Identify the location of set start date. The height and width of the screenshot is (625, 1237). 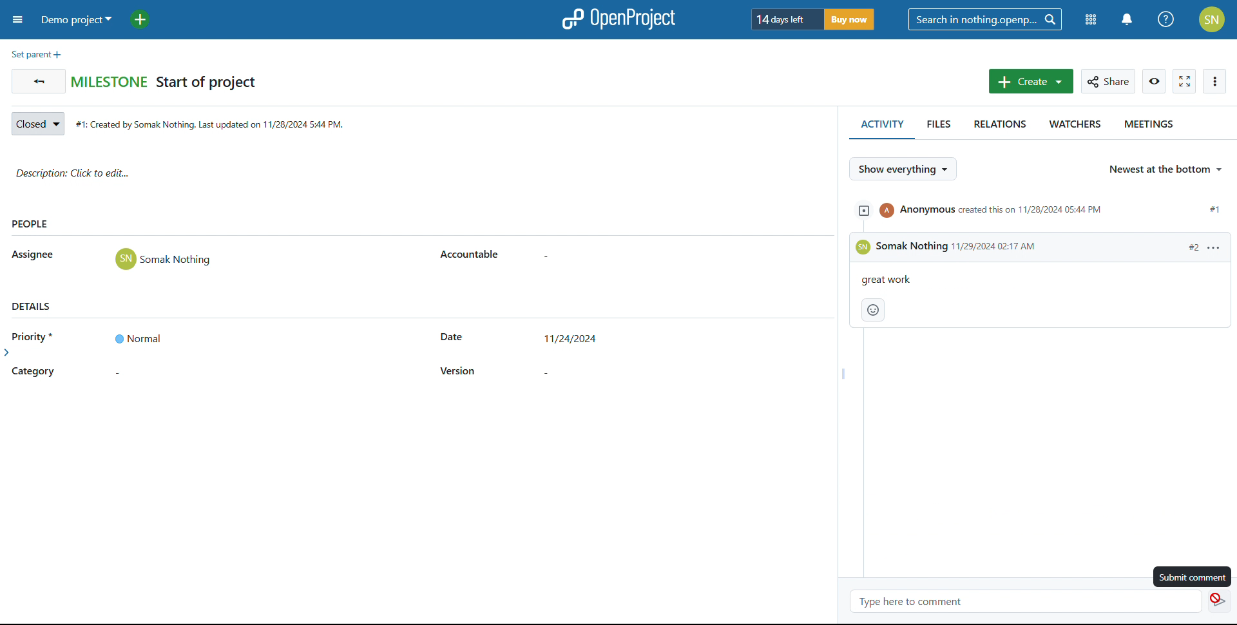
(573, 340).